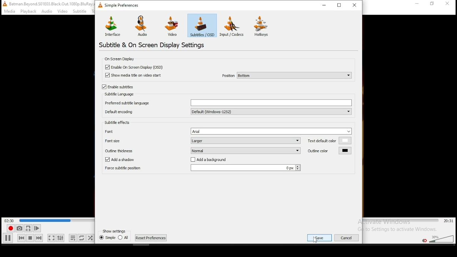 The image size is (457, 257). What do you see at coordinates (425, 241) in the screenshot?
I see `mute/unmute` at bounding box center [425, 241].